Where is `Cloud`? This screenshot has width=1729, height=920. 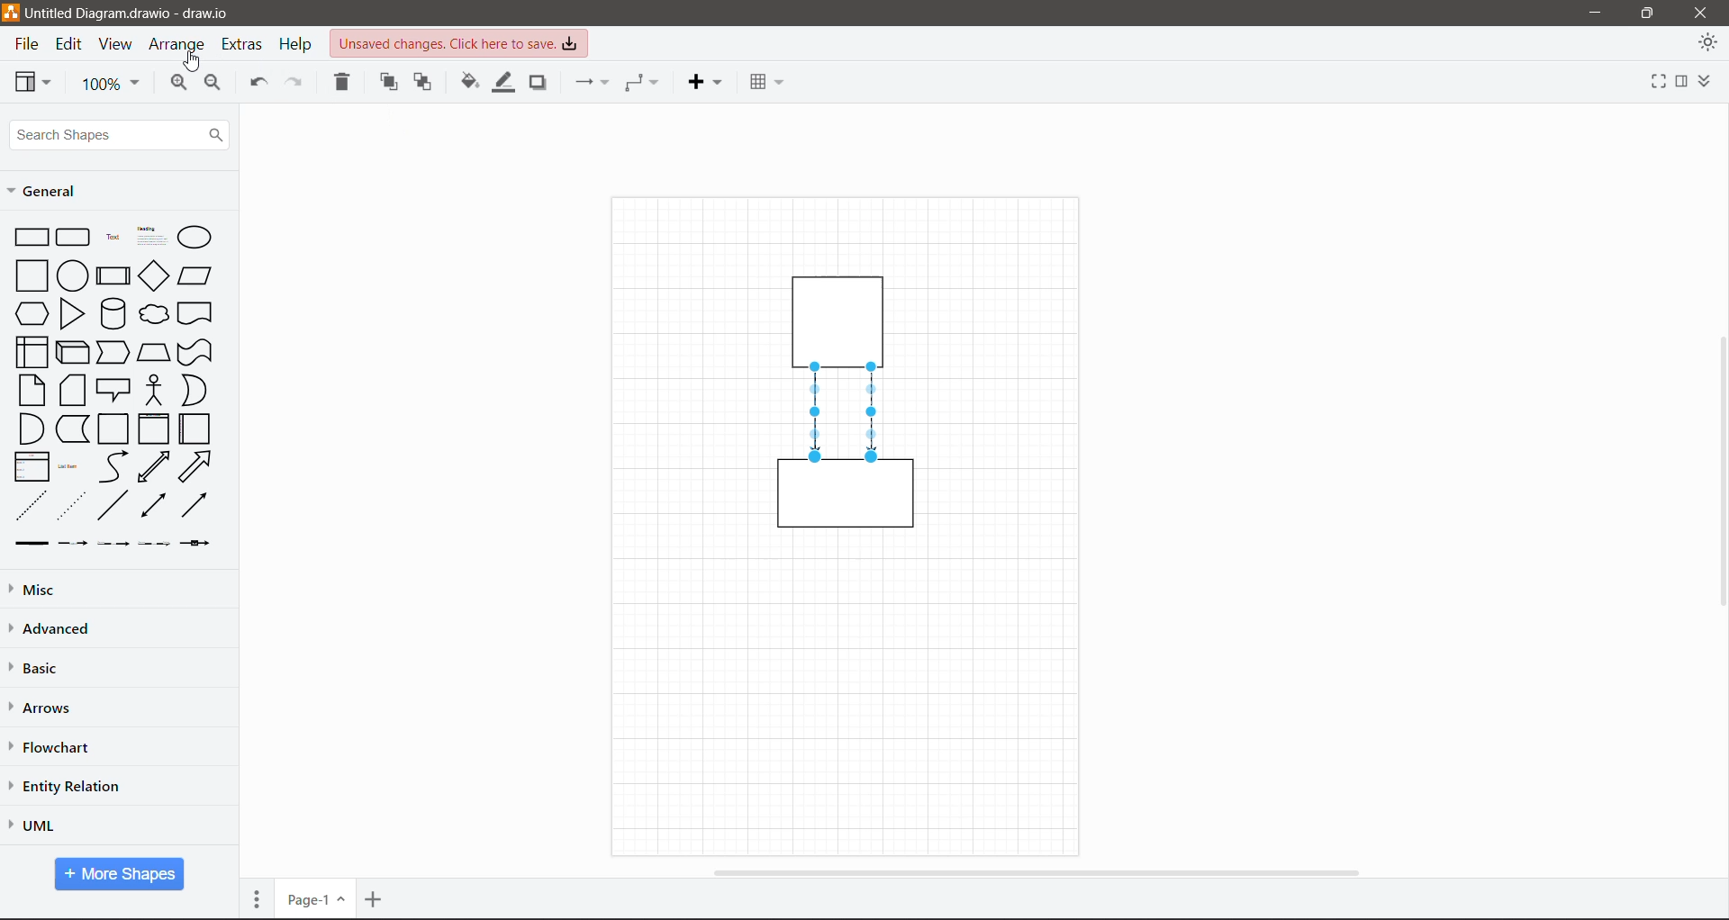 Cloud is located at coordinates (155, 314).